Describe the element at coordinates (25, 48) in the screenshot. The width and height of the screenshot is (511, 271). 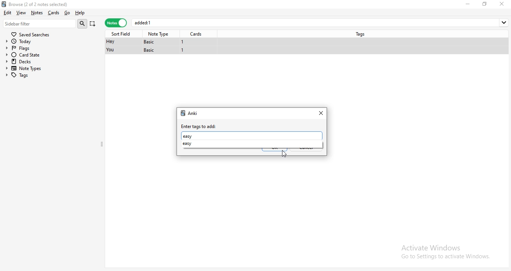
I see `flags` at that location.